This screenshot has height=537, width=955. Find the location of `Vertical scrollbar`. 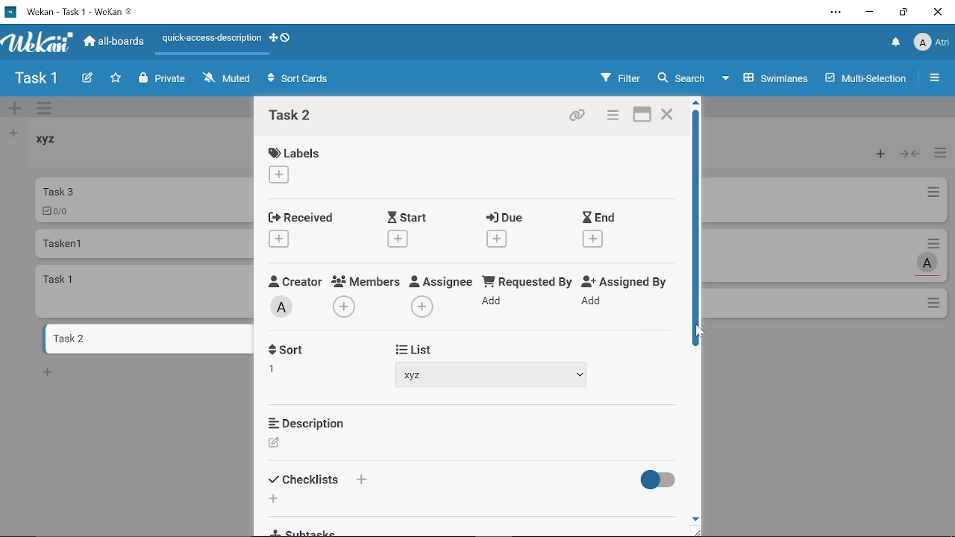

Vertical scrollbar is located at coordinates (698, 229).